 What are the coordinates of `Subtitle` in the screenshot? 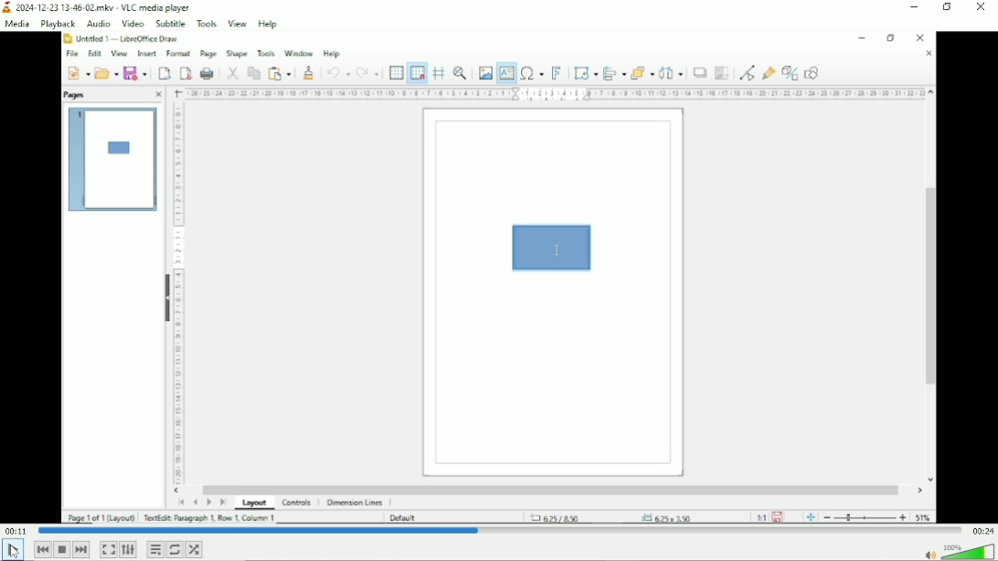 It's located at (169, 26).